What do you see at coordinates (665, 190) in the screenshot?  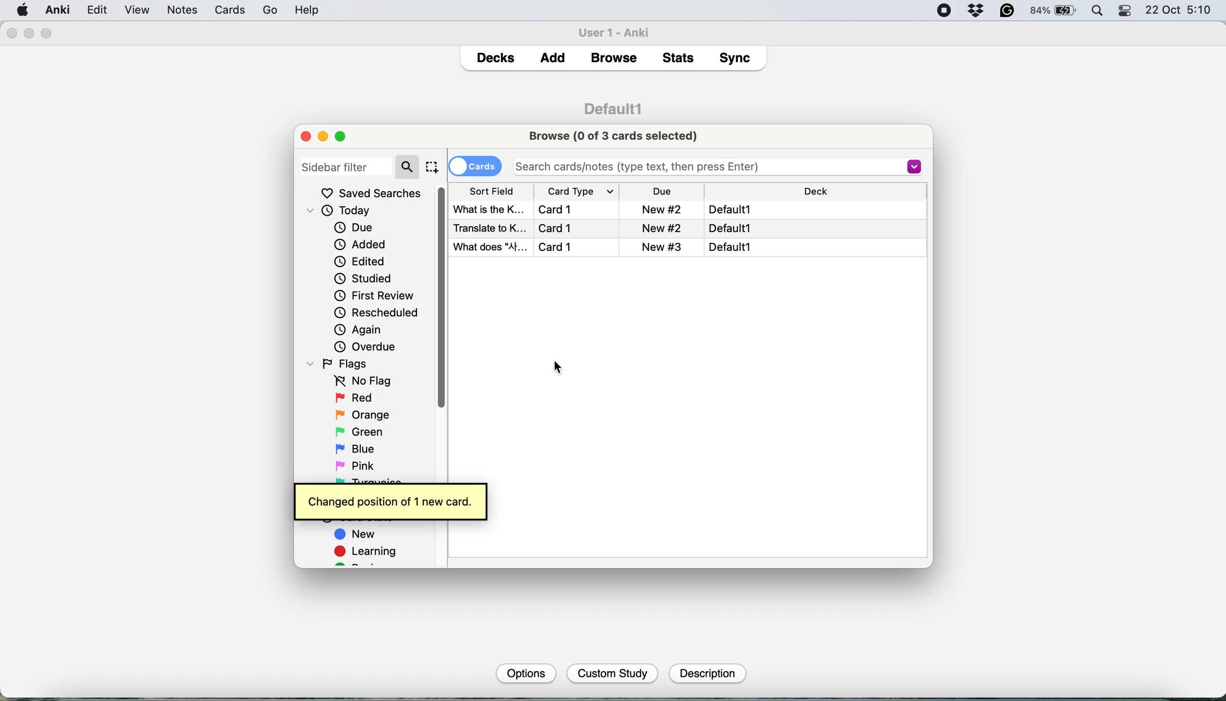 I see `Due` at bounding box center [665, 190].